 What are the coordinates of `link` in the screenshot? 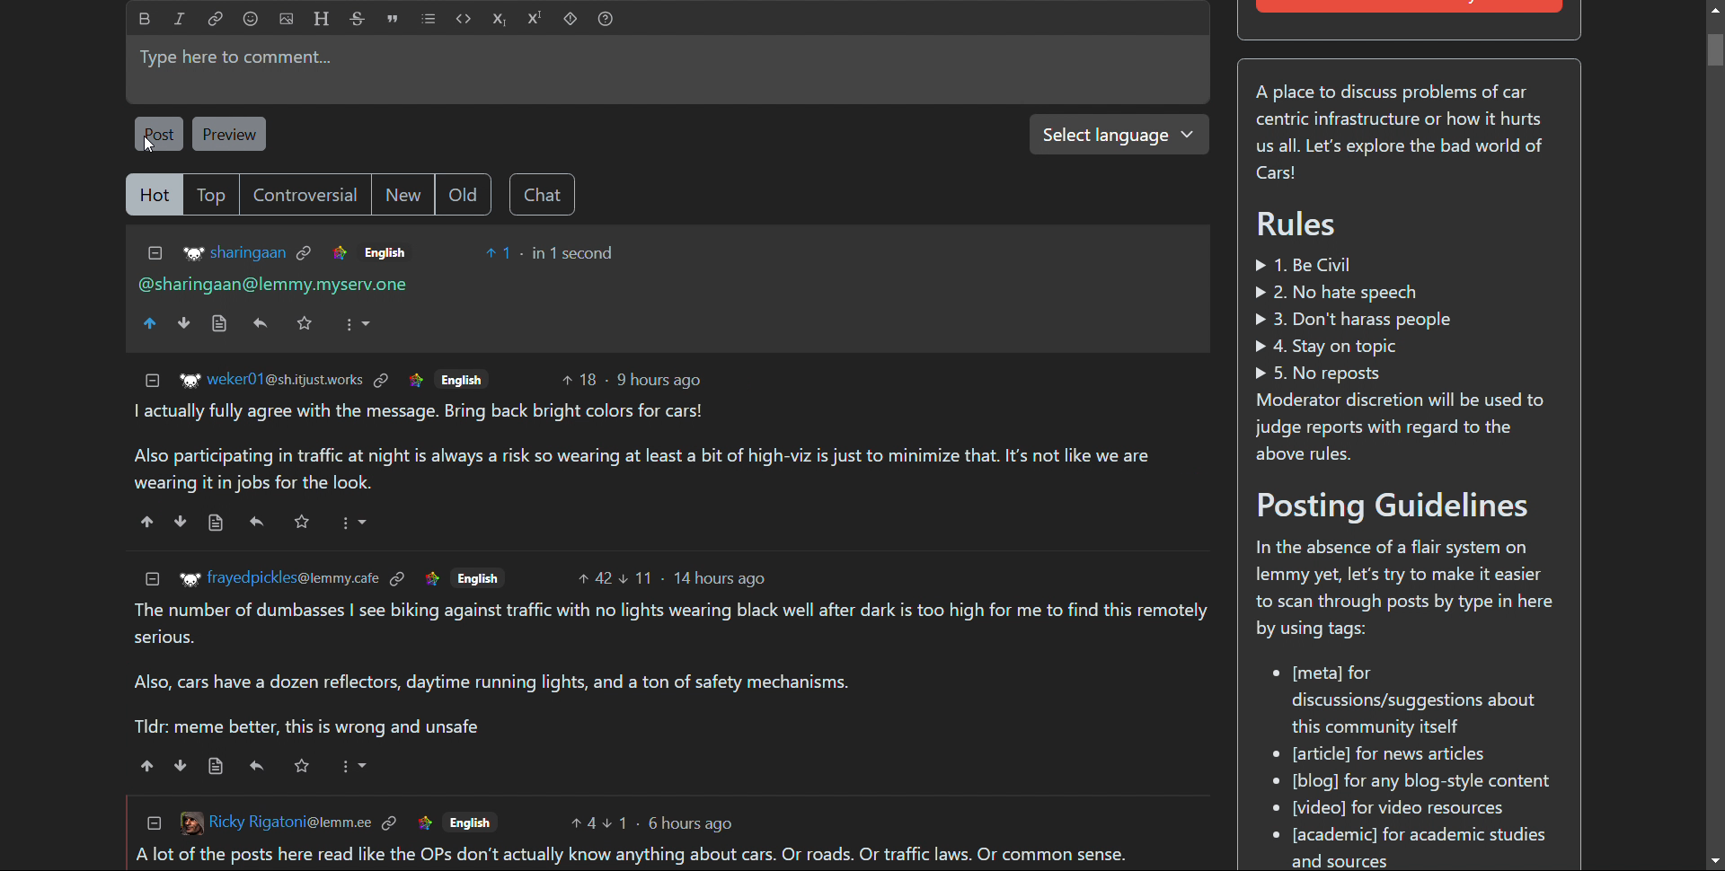 It's located at (340, 251).